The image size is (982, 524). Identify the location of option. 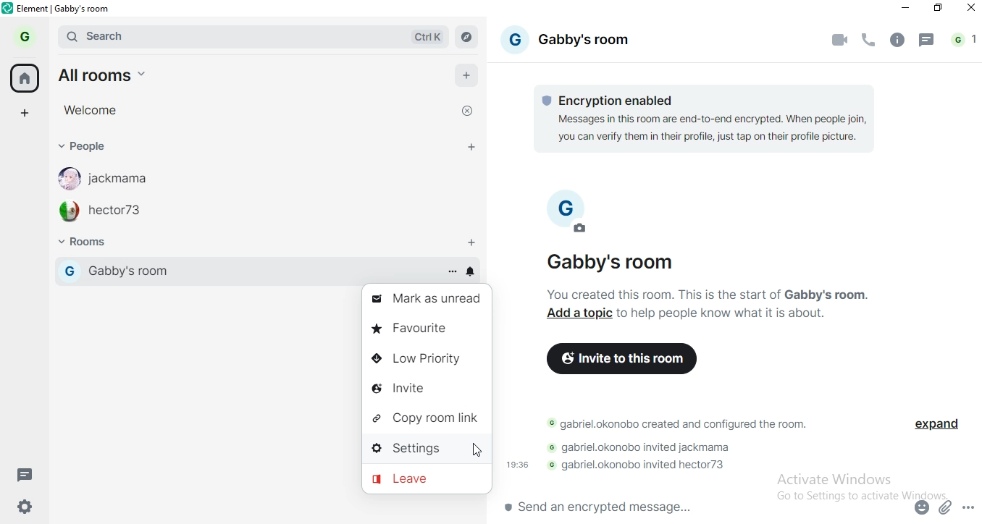
(452, 272).